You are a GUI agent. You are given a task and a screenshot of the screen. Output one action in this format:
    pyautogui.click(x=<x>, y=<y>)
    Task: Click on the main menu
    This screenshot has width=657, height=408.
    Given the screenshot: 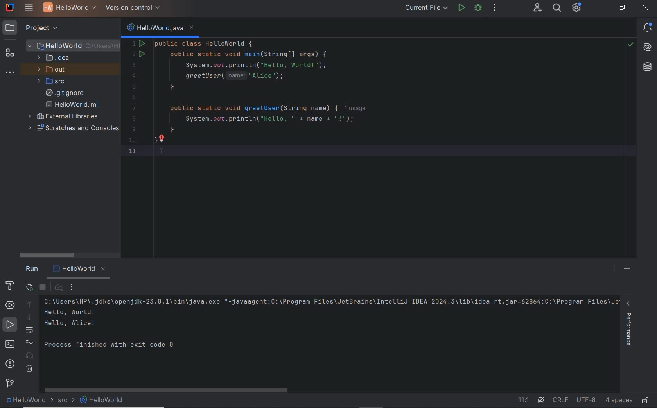 What is the action you would take?
    pyautogui.click(x=29, y=9)
    